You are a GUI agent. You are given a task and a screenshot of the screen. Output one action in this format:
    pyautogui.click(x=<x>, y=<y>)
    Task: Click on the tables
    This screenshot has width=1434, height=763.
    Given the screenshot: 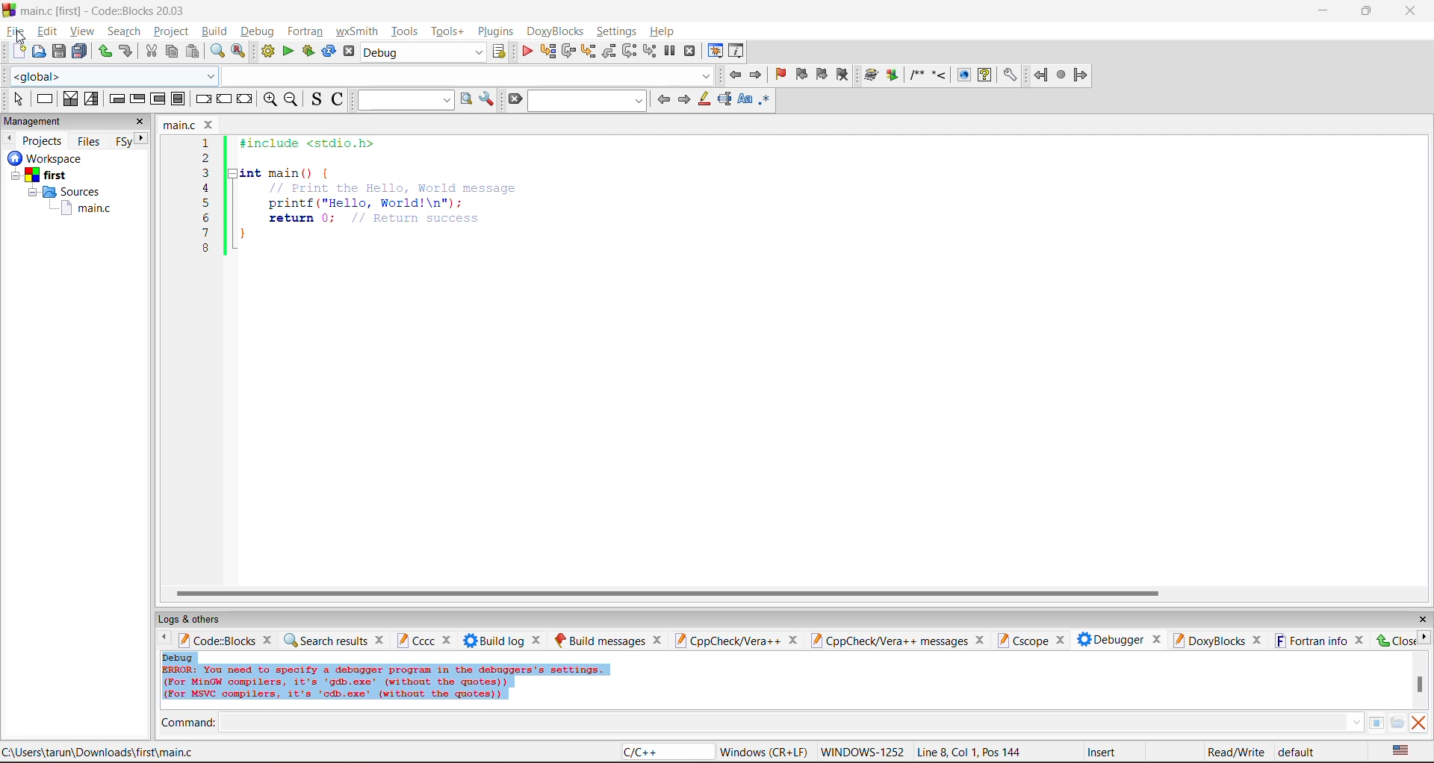 What is the action you would take?
    pyautogui.click(x=1376, y=722)
    